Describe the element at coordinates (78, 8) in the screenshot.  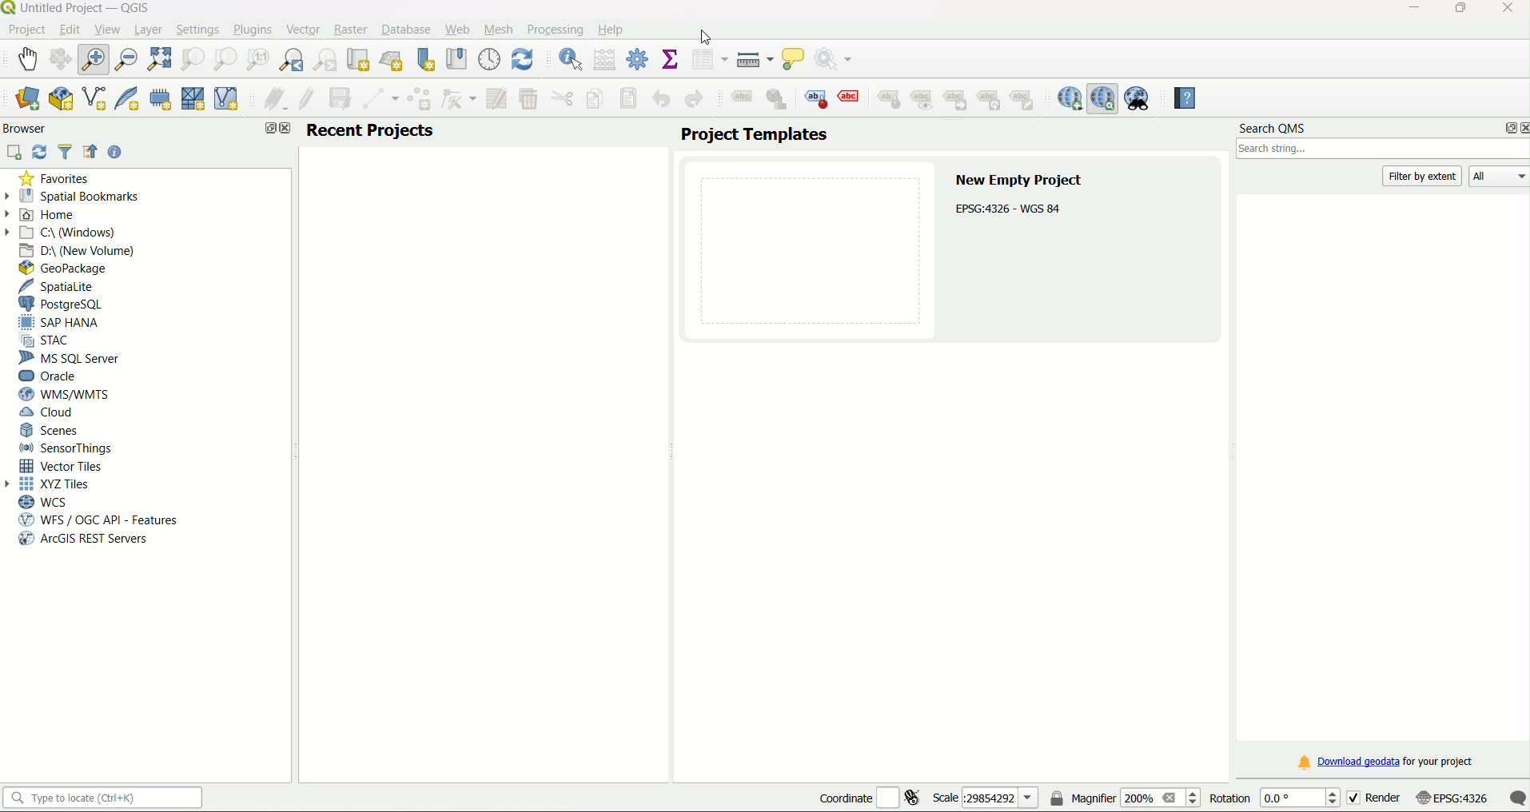
I see `logo and title` at that location.